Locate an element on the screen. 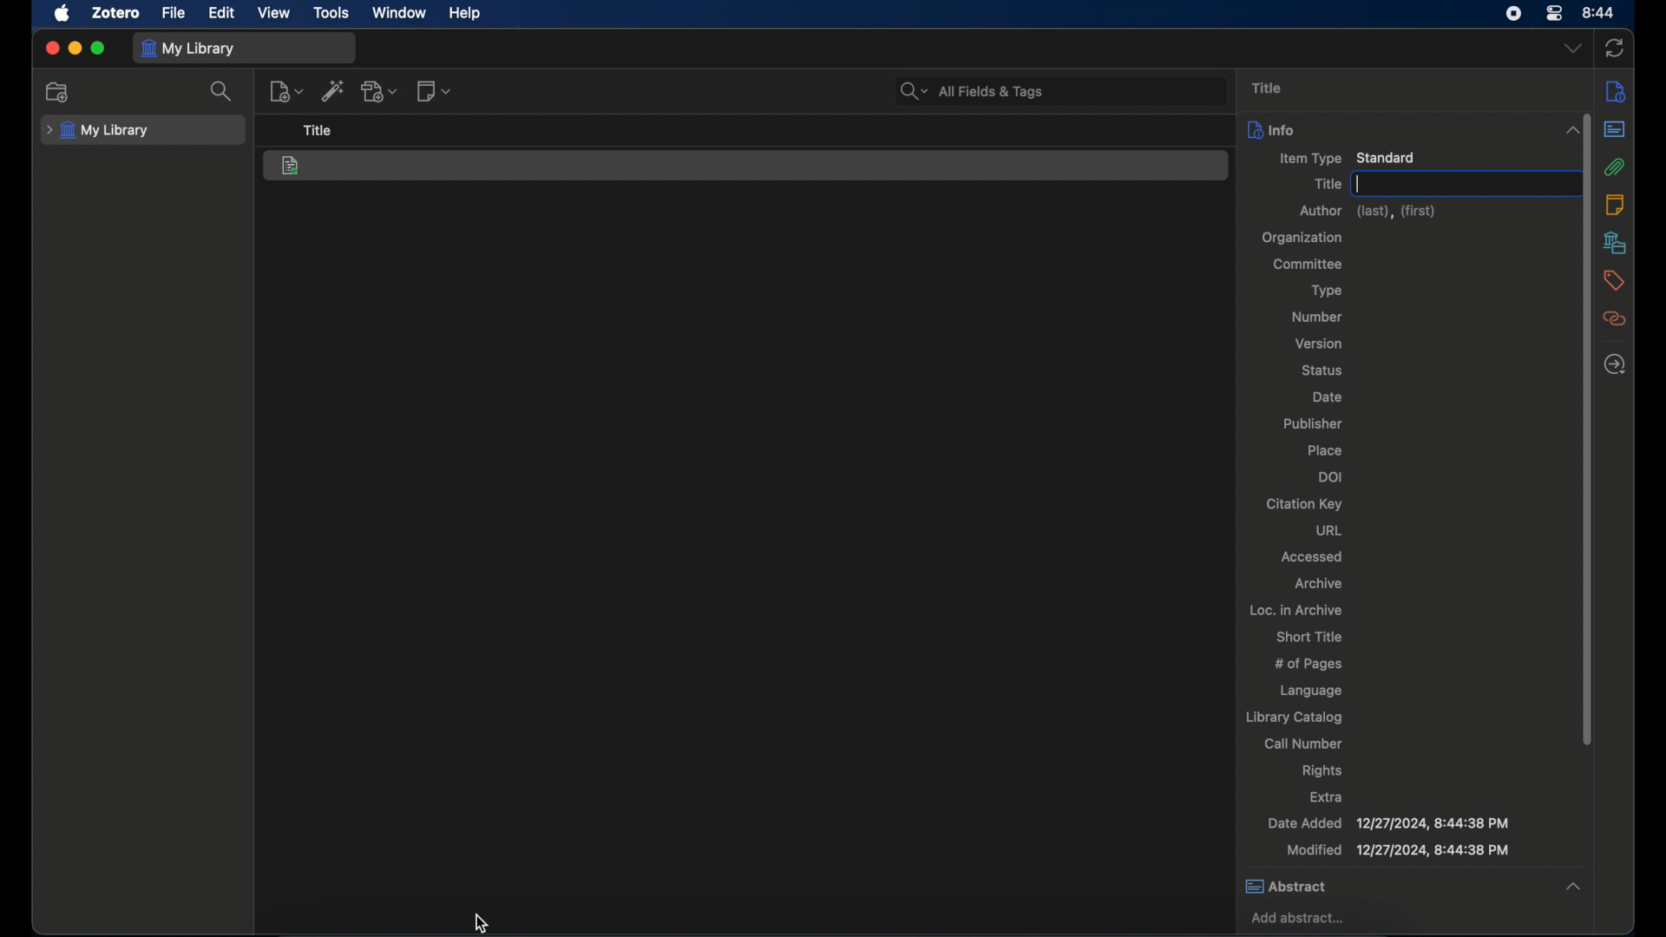 The height and width of the screenshot is (937, 1666). libraries is located at coordinates (1615, 242).